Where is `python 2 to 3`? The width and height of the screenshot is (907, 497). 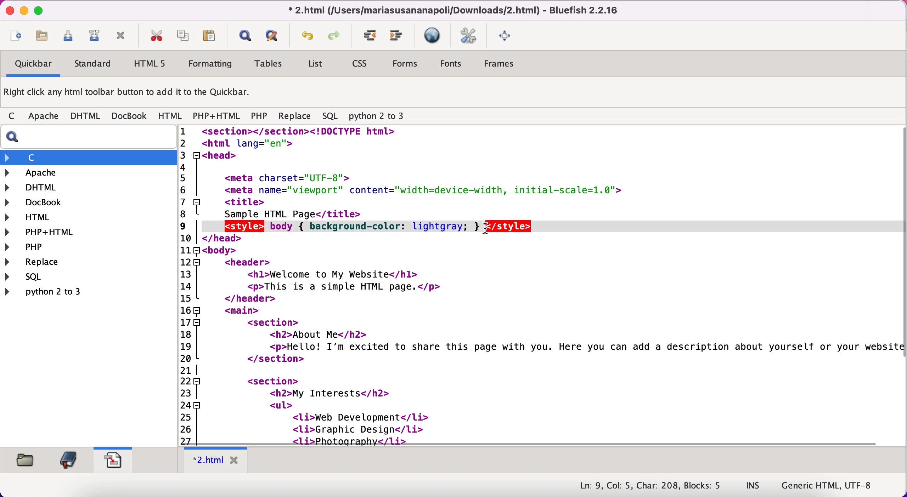 python 2 to 3 is located at coordinates (383, 116).